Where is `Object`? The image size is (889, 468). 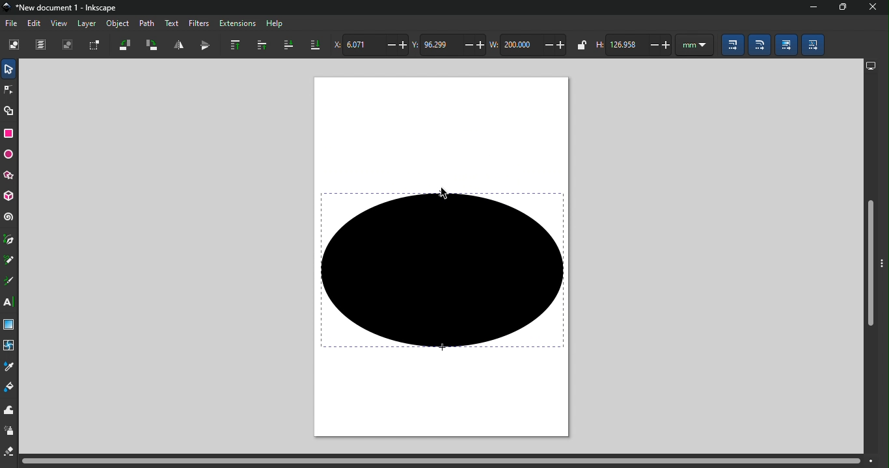
Object is located at coordinates (118, 23).